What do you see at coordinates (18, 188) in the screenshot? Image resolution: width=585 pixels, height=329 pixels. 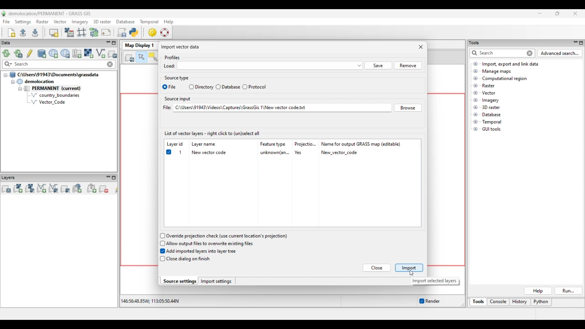 I see `Add raster map layer` at bounding box center [18, 188].